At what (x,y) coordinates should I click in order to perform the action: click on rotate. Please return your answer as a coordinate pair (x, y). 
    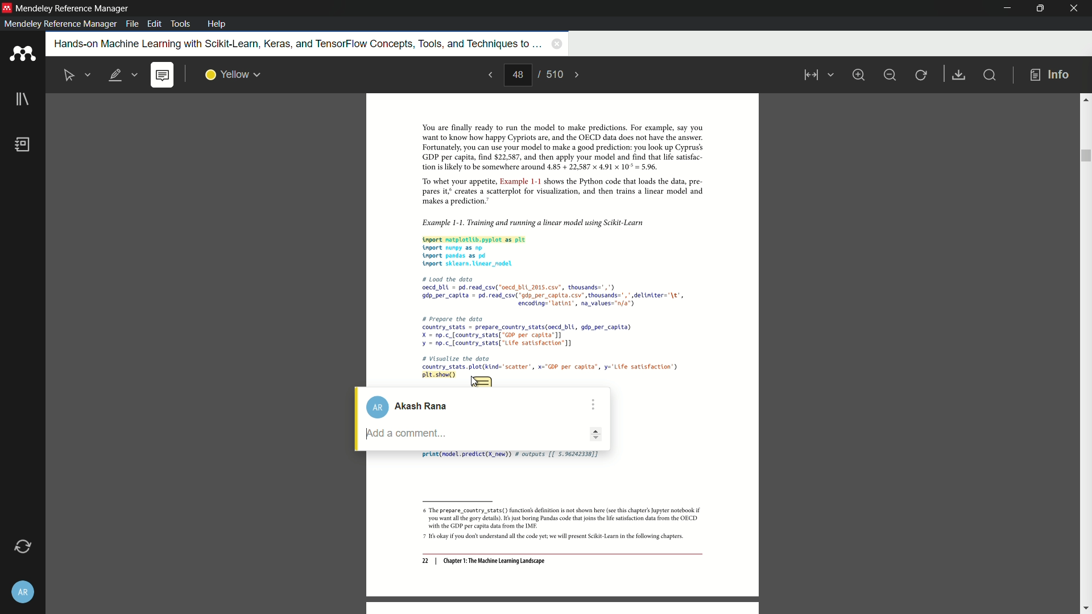
    Looking at the image, I should click on (922, 76).